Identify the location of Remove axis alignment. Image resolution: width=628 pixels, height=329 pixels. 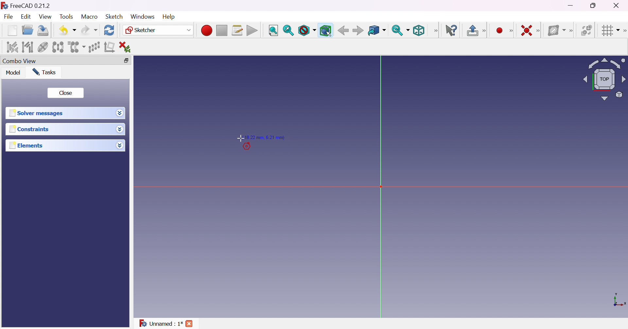
(110, 46).